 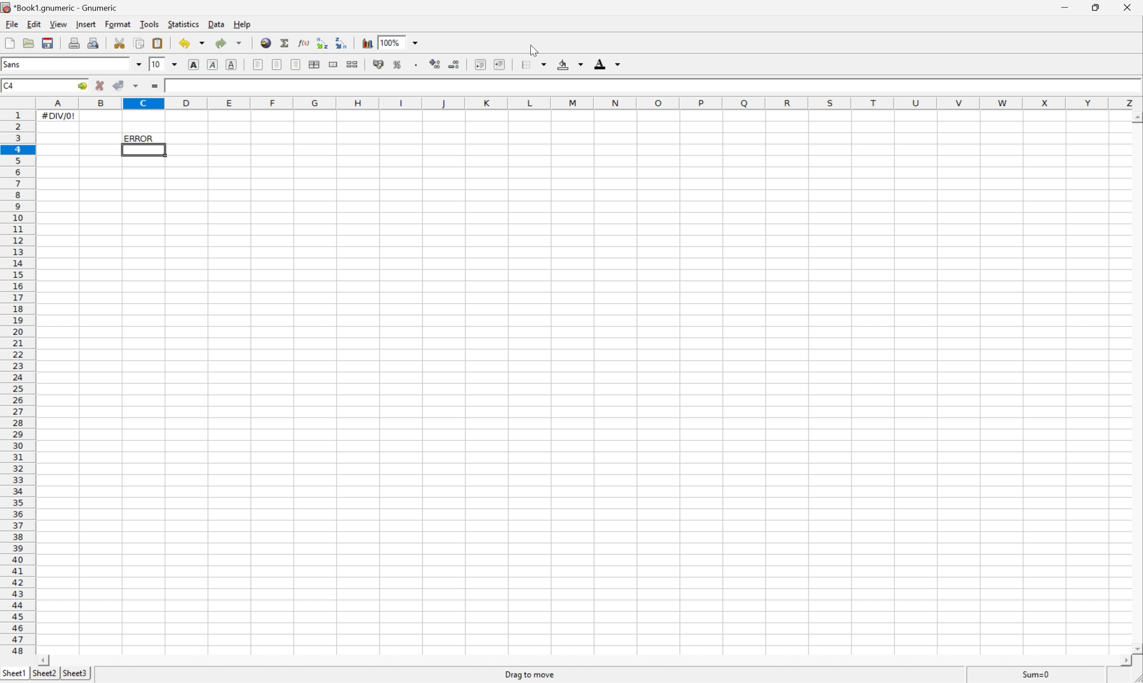 What do you see at coordinates (501, 65) in the screenshot?
I see `Increase the indent, and align the contents to left` at bounding box center [501, 65].